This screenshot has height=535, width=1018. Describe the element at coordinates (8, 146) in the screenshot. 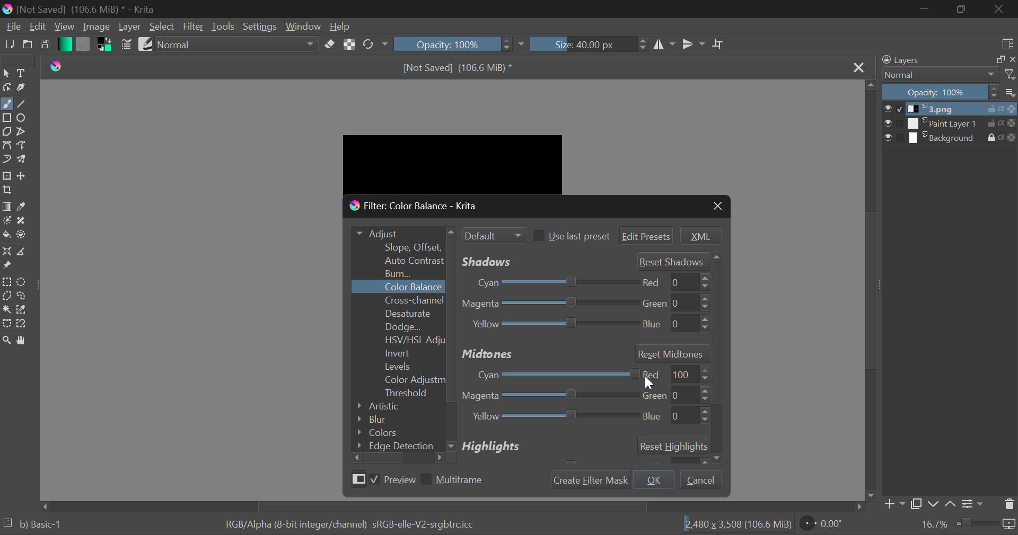

I see `Bezier Curve` at that location.